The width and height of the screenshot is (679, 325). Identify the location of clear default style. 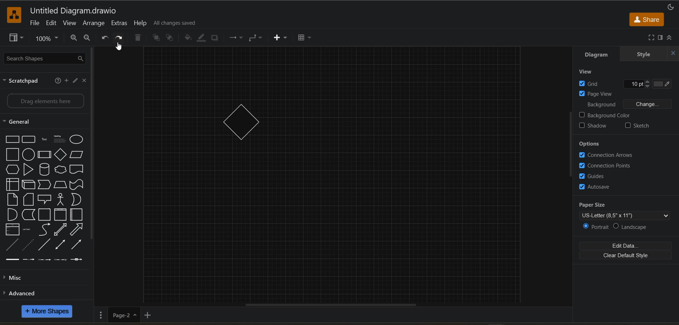
(626, 255).